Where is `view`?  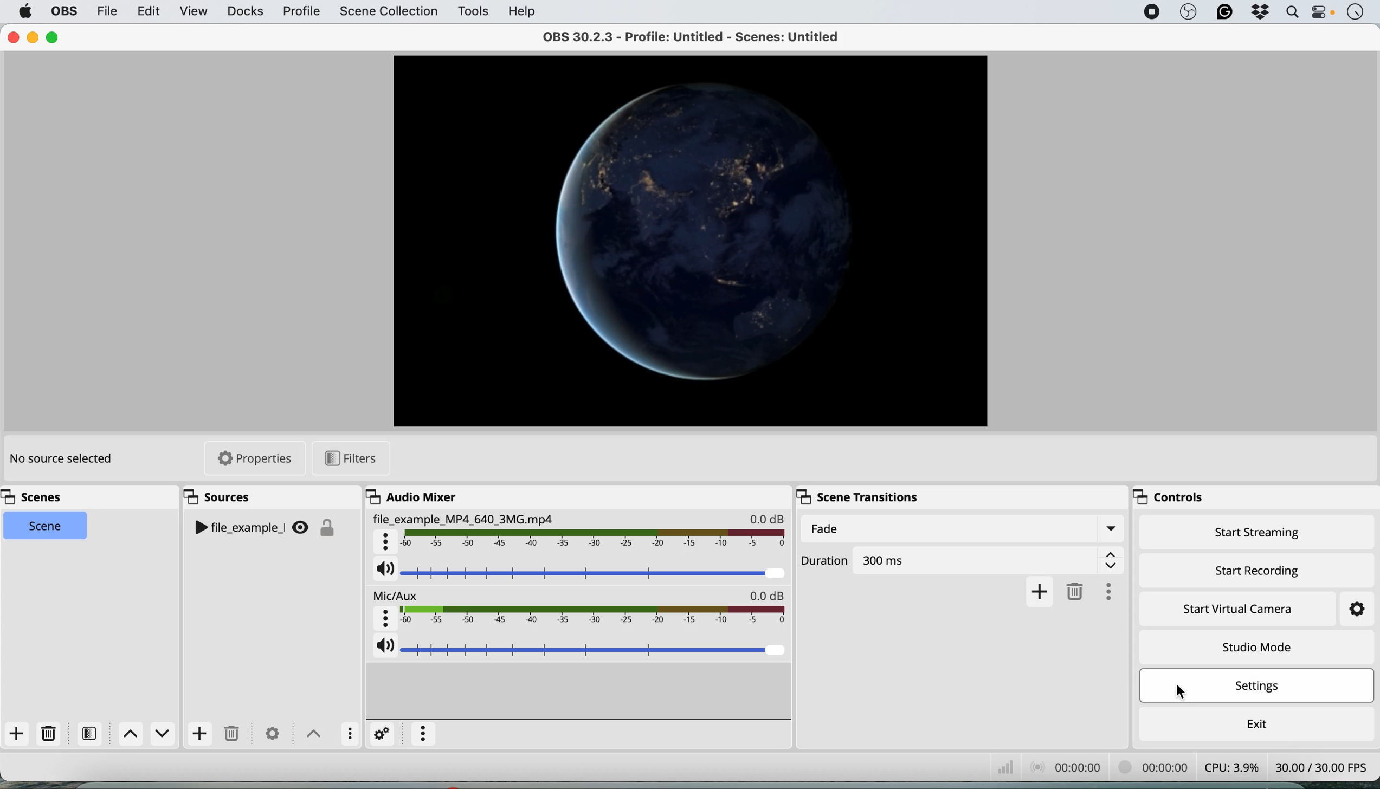
view is located at coordinates (194, 12).